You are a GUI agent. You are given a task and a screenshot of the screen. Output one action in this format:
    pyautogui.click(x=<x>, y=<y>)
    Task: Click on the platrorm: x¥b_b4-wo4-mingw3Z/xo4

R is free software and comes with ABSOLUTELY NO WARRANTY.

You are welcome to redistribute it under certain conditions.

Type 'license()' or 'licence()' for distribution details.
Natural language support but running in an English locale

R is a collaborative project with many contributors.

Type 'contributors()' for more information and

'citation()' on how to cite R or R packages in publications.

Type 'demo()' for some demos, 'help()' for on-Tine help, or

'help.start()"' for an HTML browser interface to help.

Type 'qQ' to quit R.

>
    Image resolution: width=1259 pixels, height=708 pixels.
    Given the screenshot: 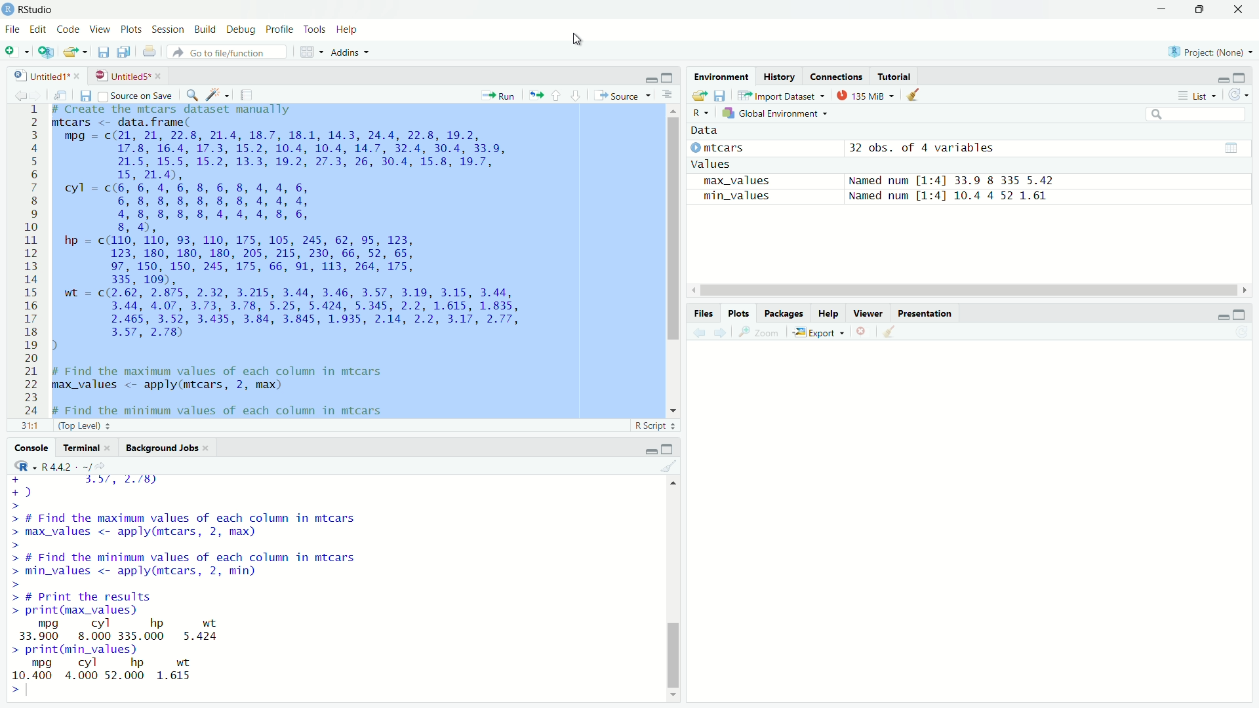 What is the action you would take?
    pyautogui.click(x=248, y=586)
    